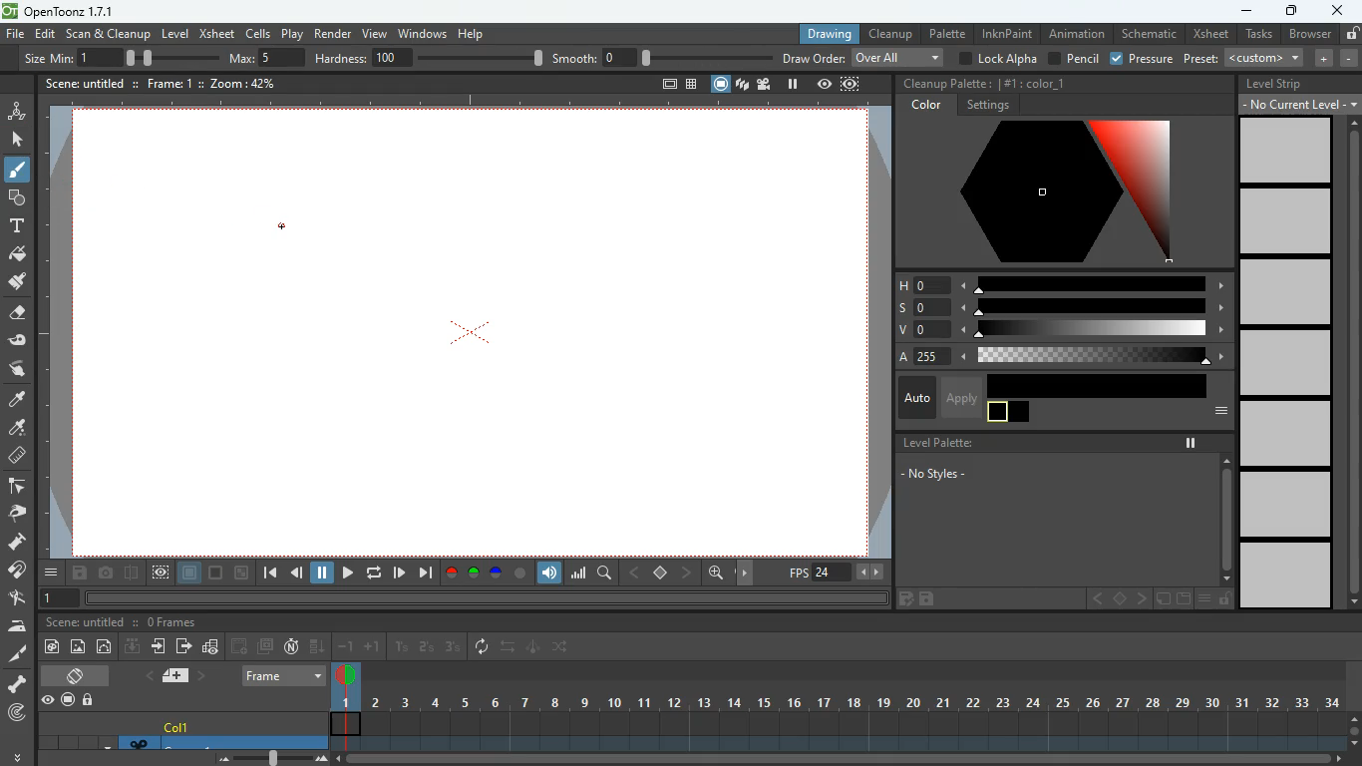 The image size is (1362, 766). Describe the element at coordinates (16, 457) in the screenshot. I see `measure` at that location.